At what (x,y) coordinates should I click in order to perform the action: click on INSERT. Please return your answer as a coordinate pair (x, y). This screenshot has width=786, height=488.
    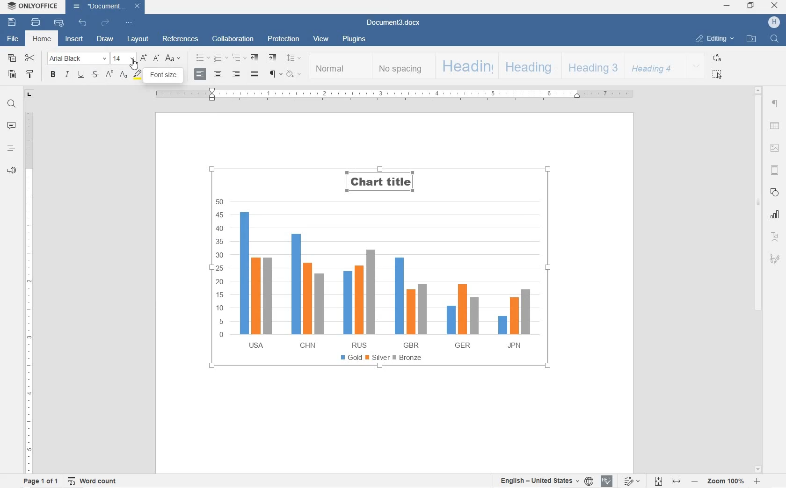
    Looking at the image, I should click on (75, 39).